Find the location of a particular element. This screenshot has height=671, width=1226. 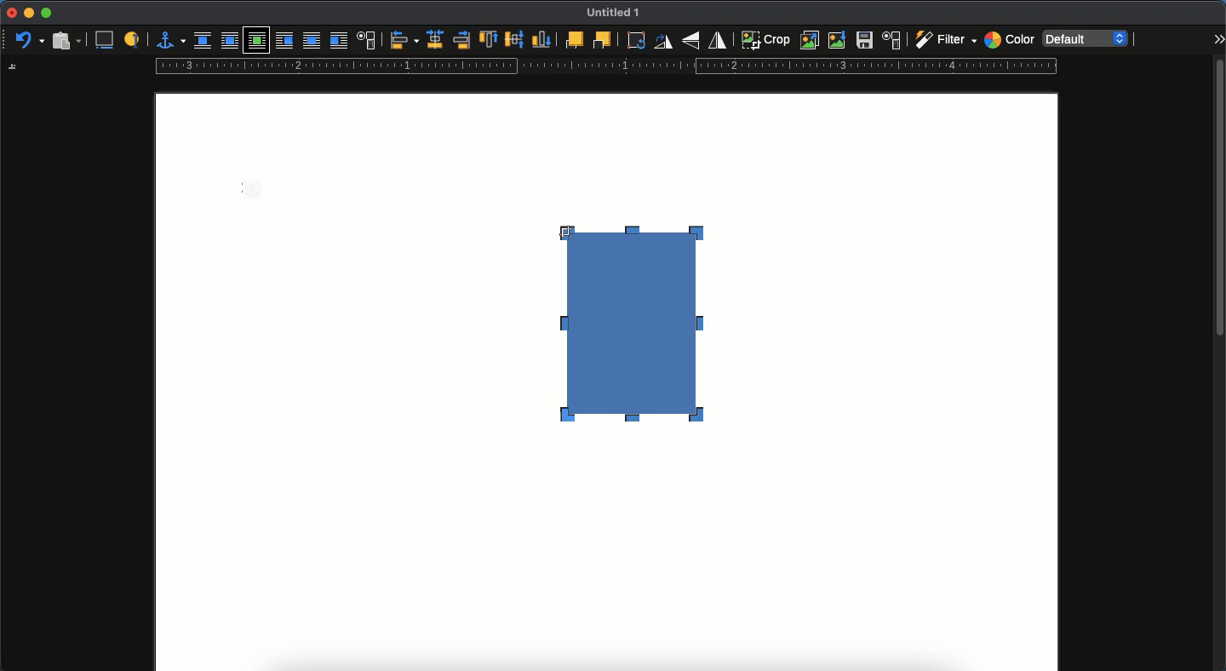

paste is located at coordinates (66, 39).